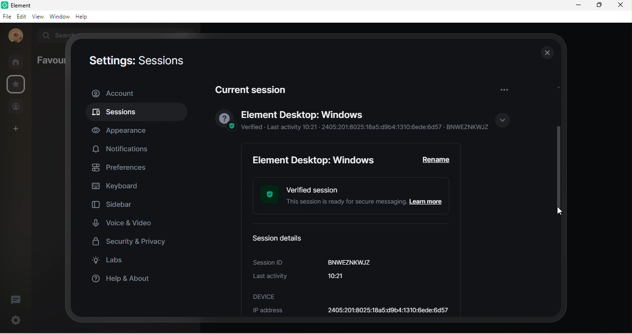 The image size is (632, 334). What do you see at coordinates (504, 89) in the screenshot?
I see `options` at bounding box center [504, 89].